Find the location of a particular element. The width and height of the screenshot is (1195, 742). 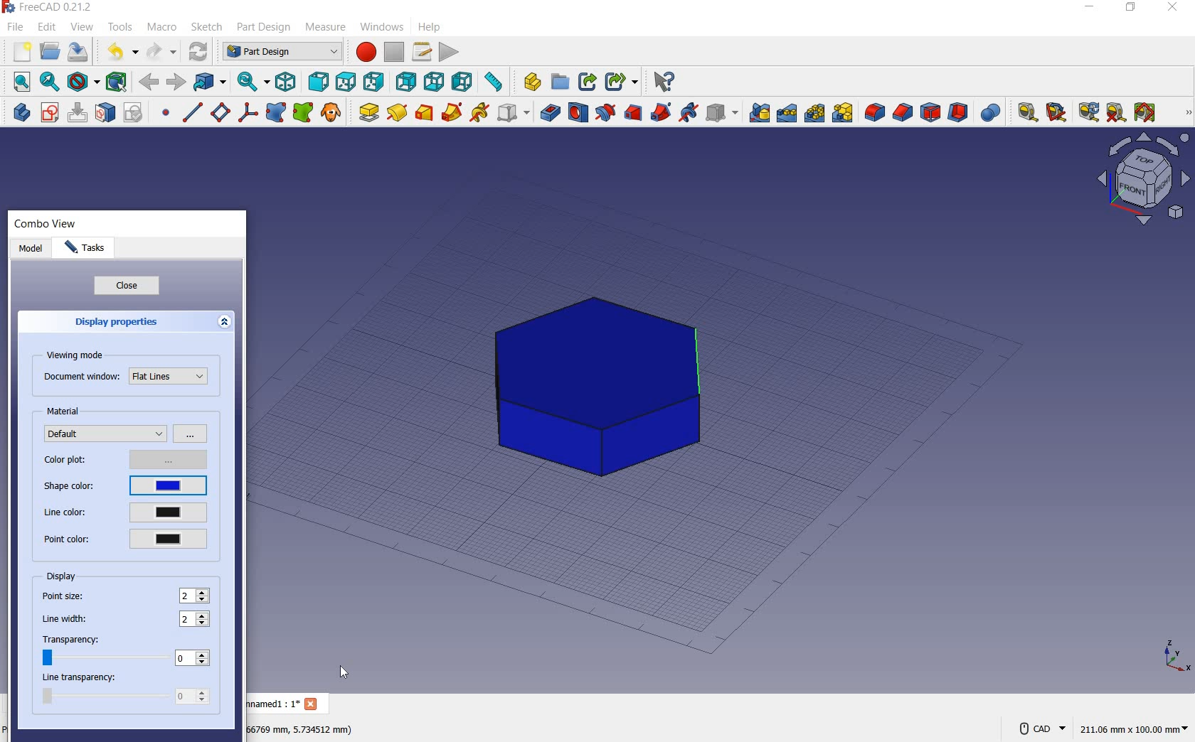

create a datum line is located at coordinates (191, 112).